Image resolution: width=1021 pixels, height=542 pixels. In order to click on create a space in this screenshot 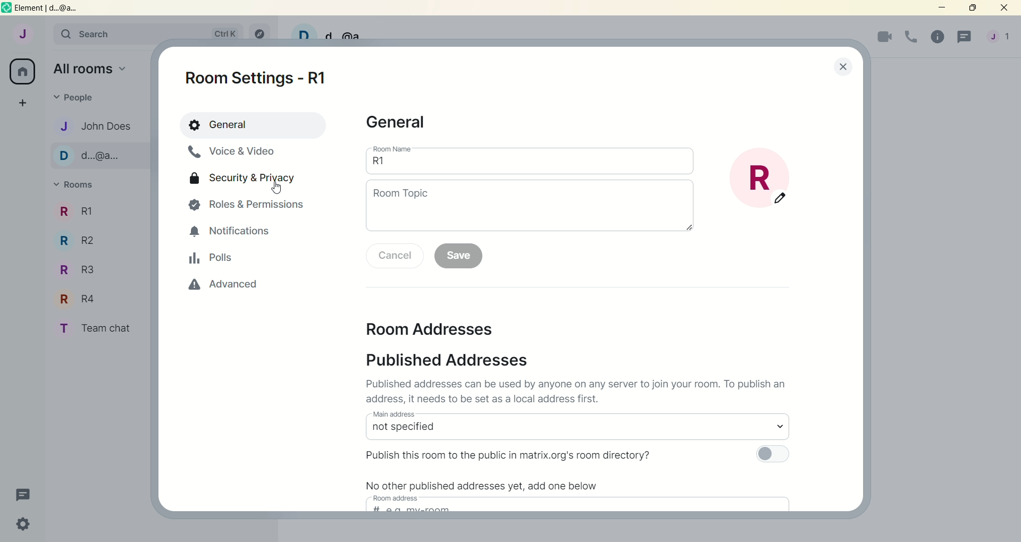, I will do `click(23, 104)`.